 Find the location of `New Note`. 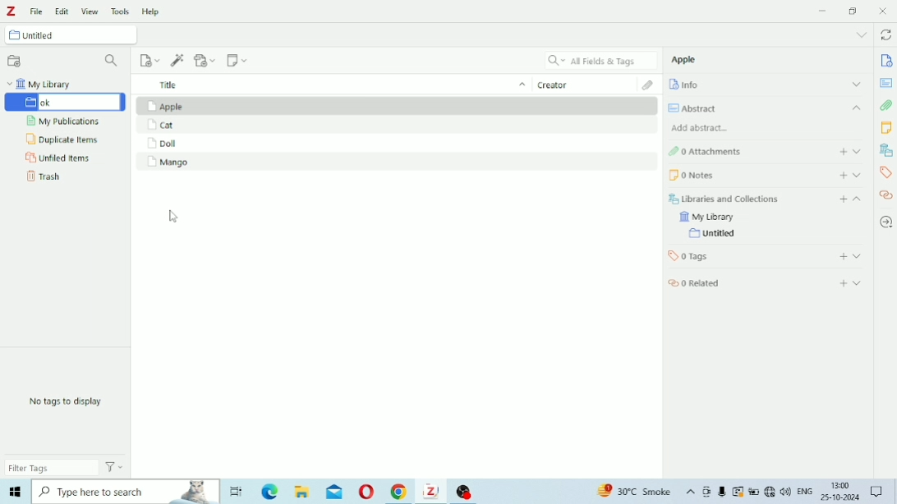

New Note is located at coordinates (237, 59).